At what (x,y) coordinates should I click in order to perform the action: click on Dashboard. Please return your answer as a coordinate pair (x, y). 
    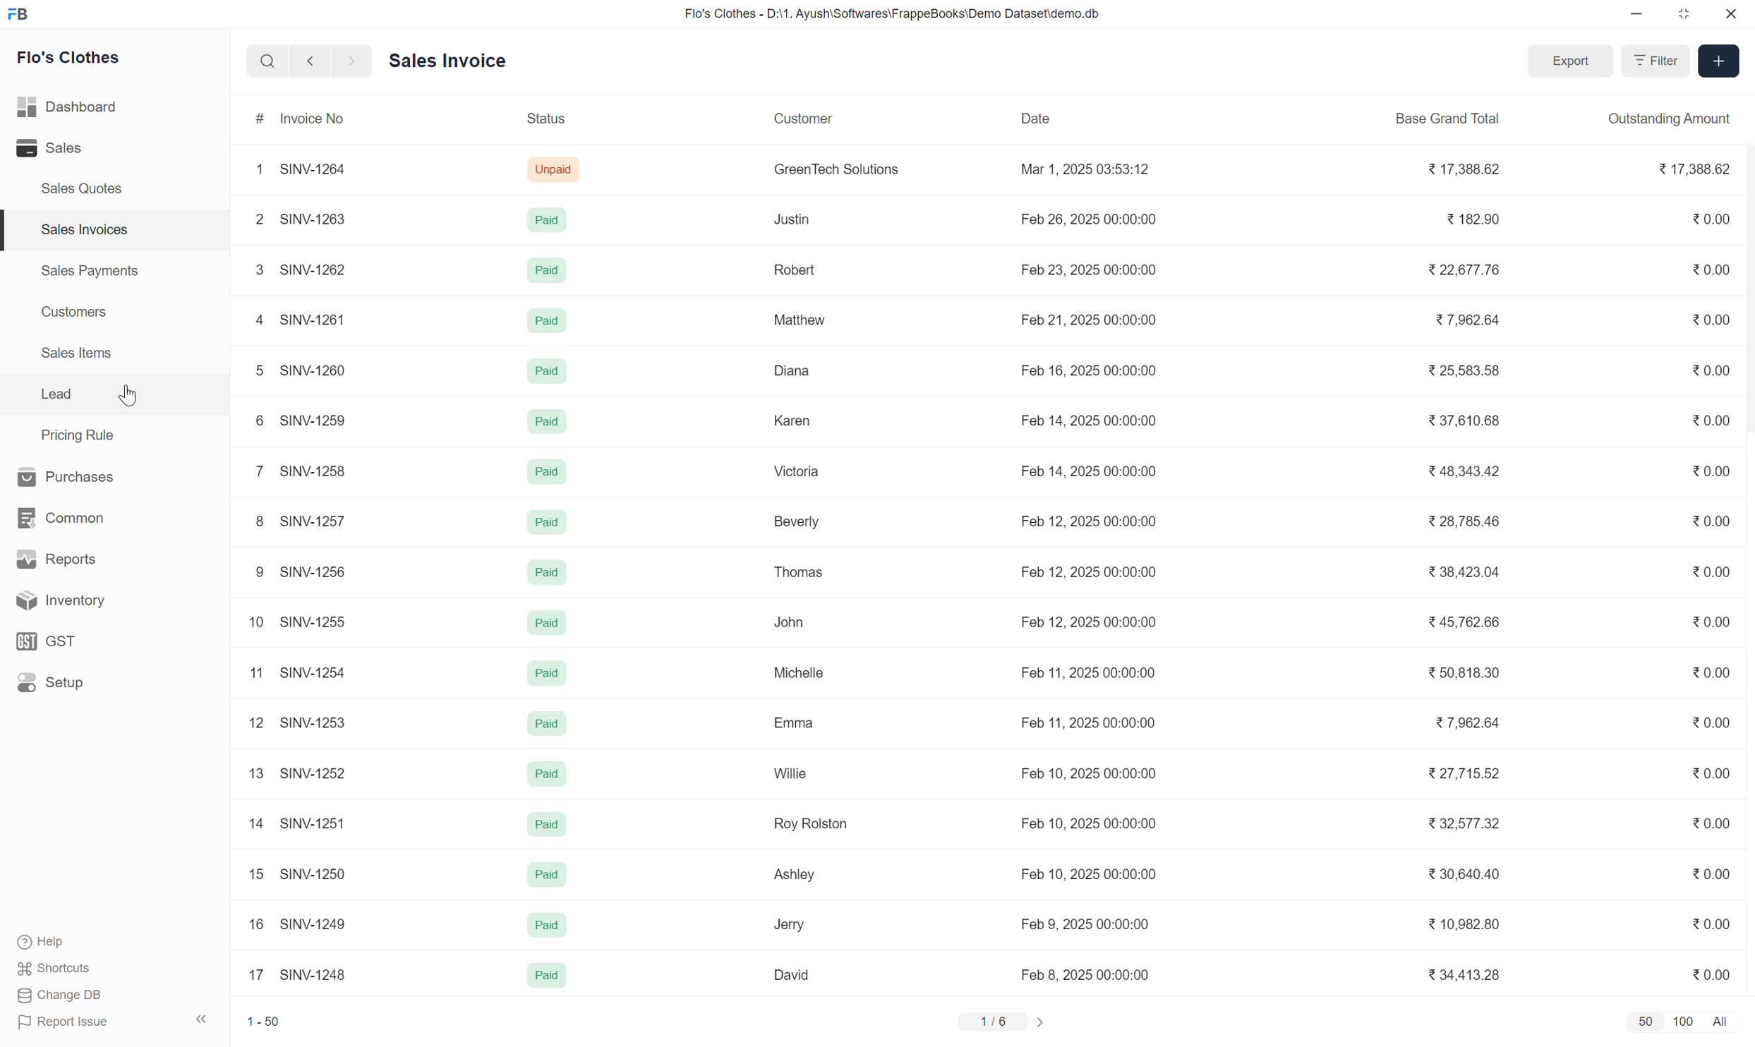
    Looking at the image, I should click on (67, 109).